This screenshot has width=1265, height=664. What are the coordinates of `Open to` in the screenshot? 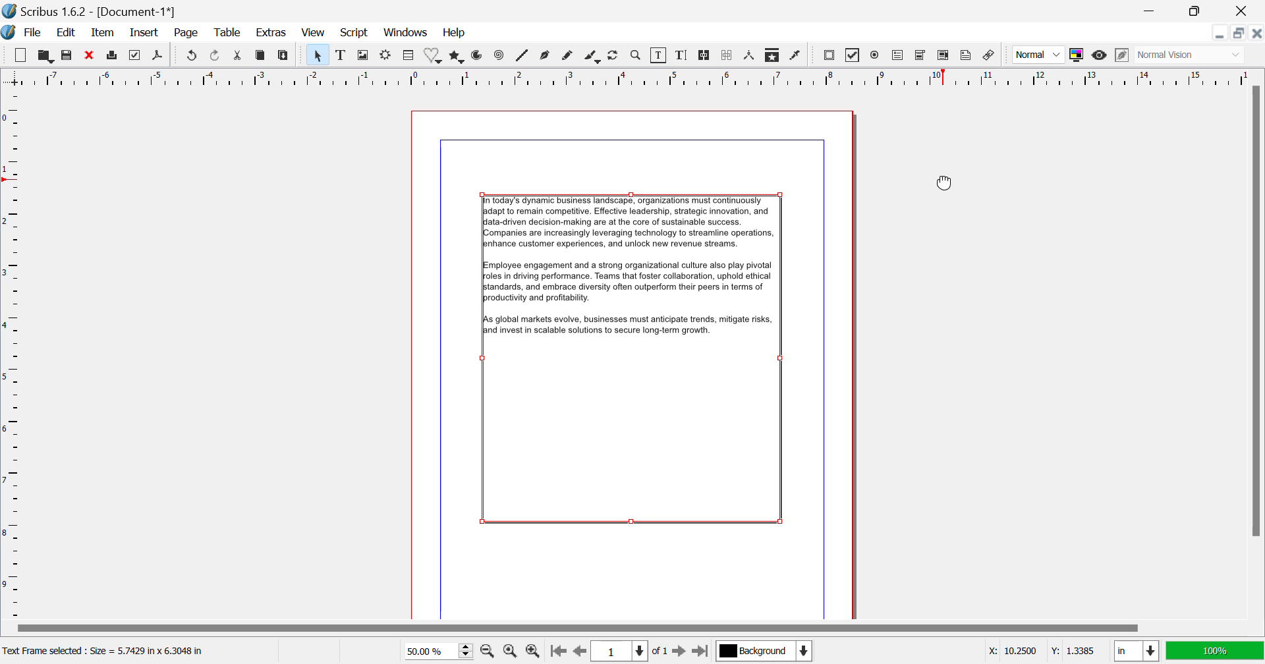 It's located at (46, 54).